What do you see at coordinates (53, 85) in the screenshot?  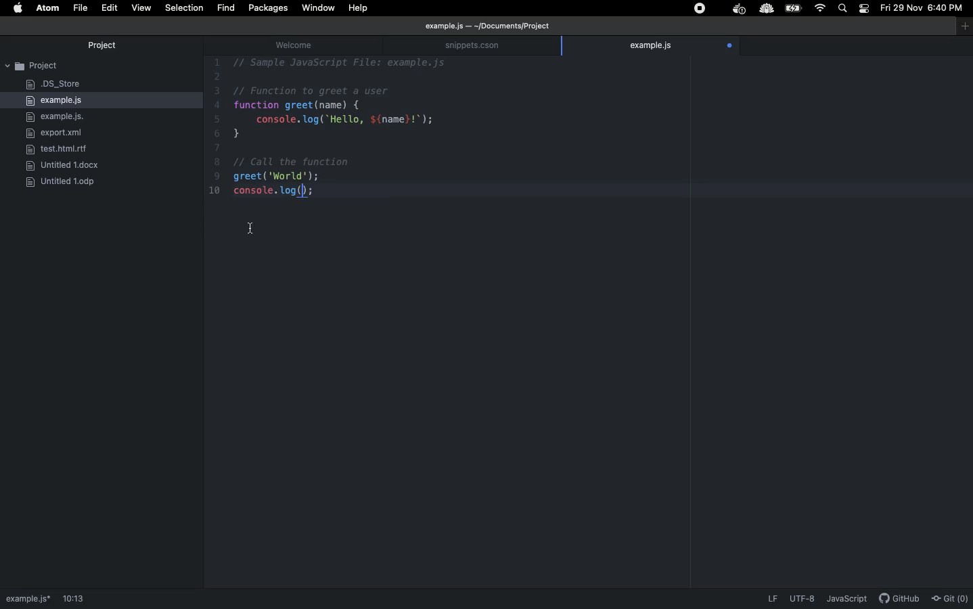 I see `DS_Store` at bounding box center [53, 85].